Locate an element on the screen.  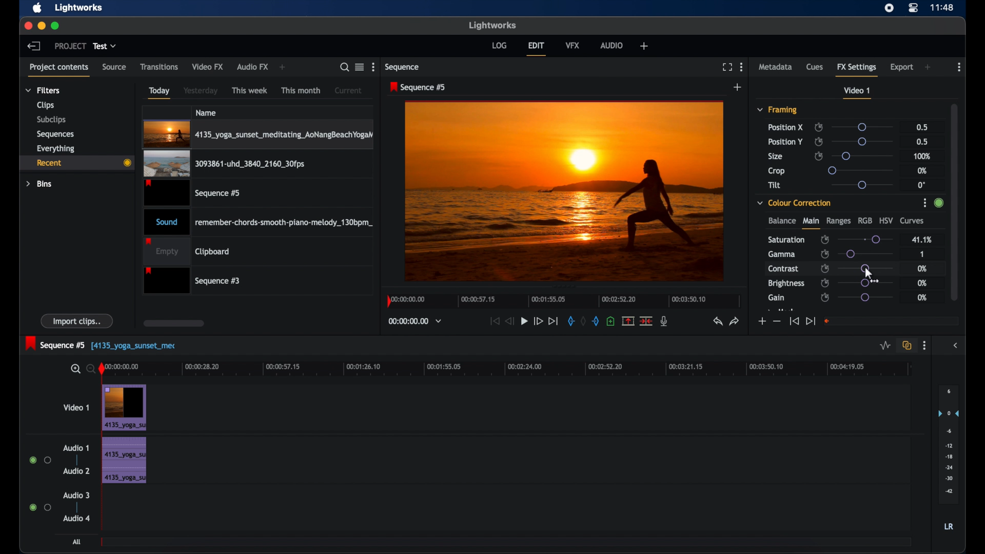
video is located at coordinates (124, 407).